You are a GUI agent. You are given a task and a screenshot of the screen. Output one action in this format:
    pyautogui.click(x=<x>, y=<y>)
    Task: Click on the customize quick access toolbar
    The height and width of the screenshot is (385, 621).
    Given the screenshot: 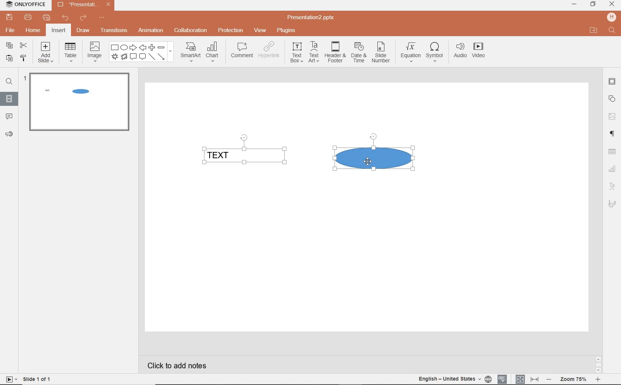 What is the action you would take?
    pyautogui.click(x=101, y=18)
    